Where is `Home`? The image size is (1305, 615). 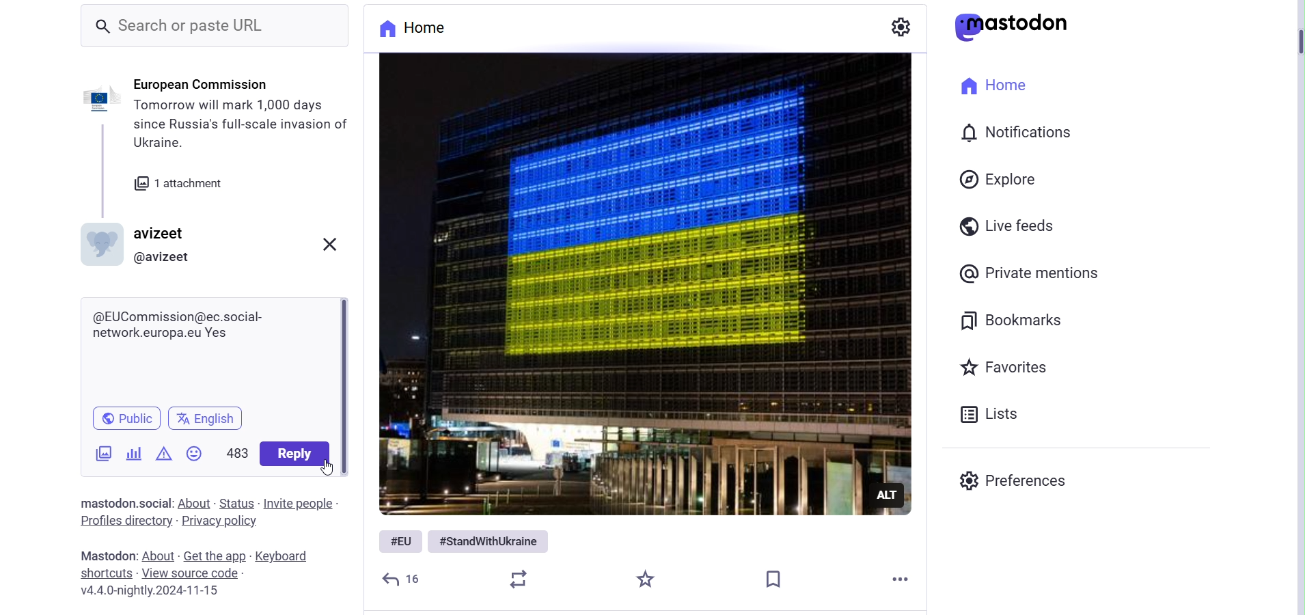 Home is located at coordinates (426, 29).